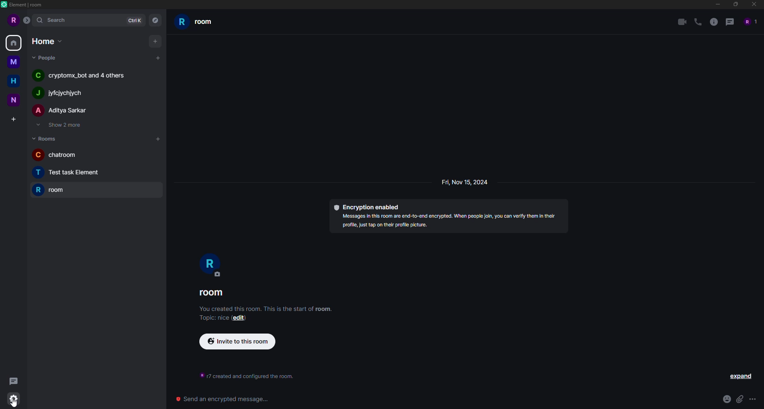 The width and height of the screenshot is (764, 409). What do you see at coordinates (754, 5) in the screenshot?
I see `close` at bounding box center [754, 5].